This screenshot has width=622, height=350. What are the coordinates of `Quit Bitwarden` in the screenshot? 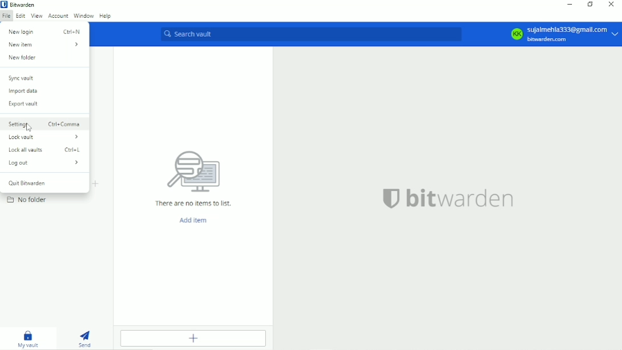 It's located at (30, 183).